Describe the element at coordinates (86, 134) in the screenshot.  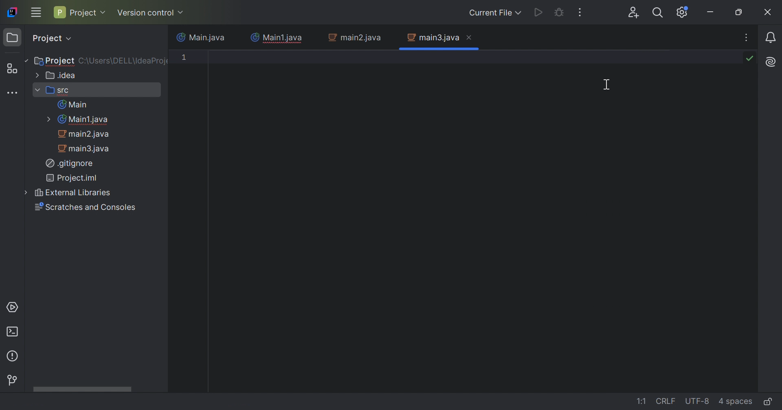
I see `main2.java` at that location.